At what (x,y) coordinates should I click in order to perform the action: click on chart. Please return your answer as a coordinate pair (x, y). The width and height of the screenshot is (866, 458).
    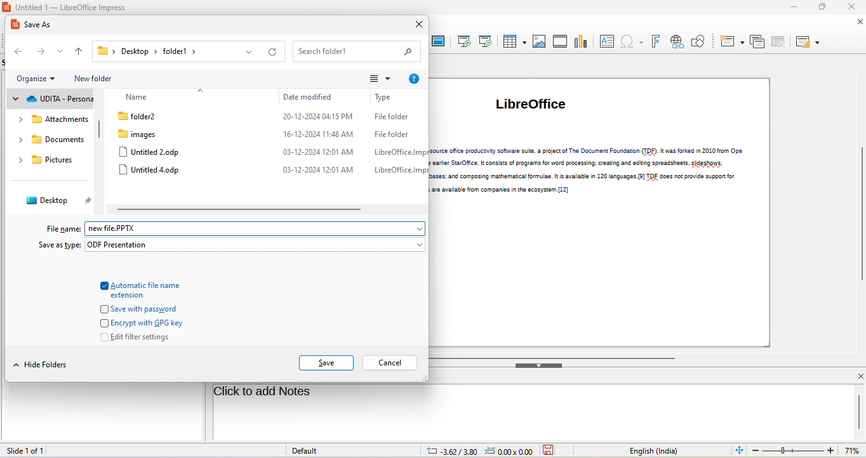
    Looking at the image, I should click on (580, 43).